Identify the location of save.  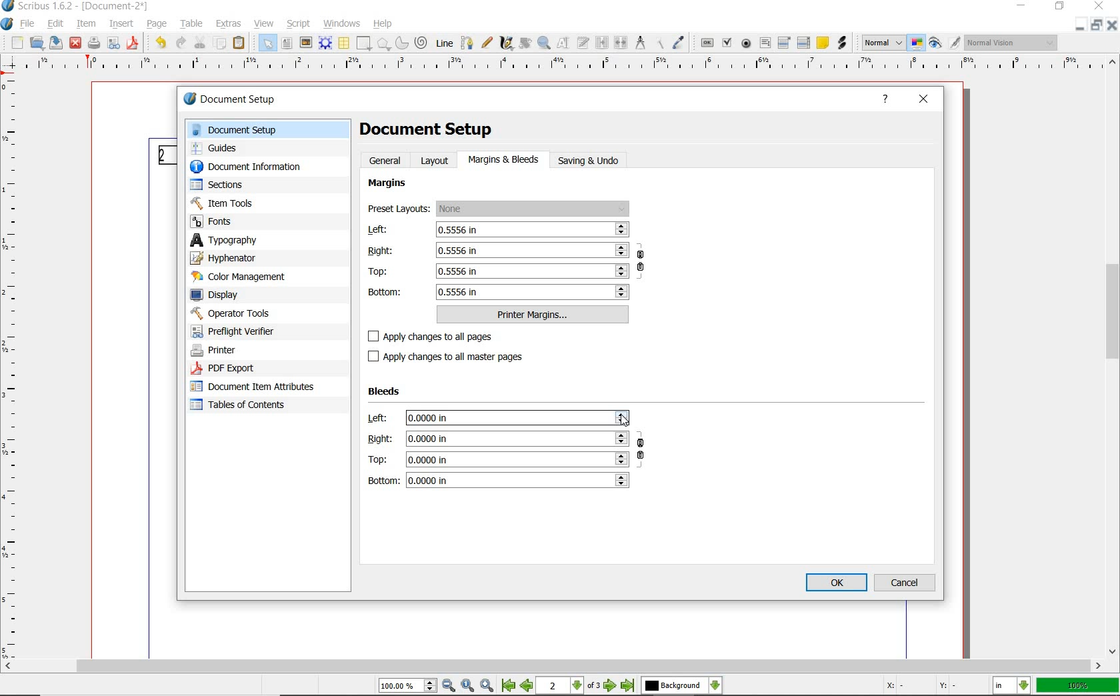
(56, 43).